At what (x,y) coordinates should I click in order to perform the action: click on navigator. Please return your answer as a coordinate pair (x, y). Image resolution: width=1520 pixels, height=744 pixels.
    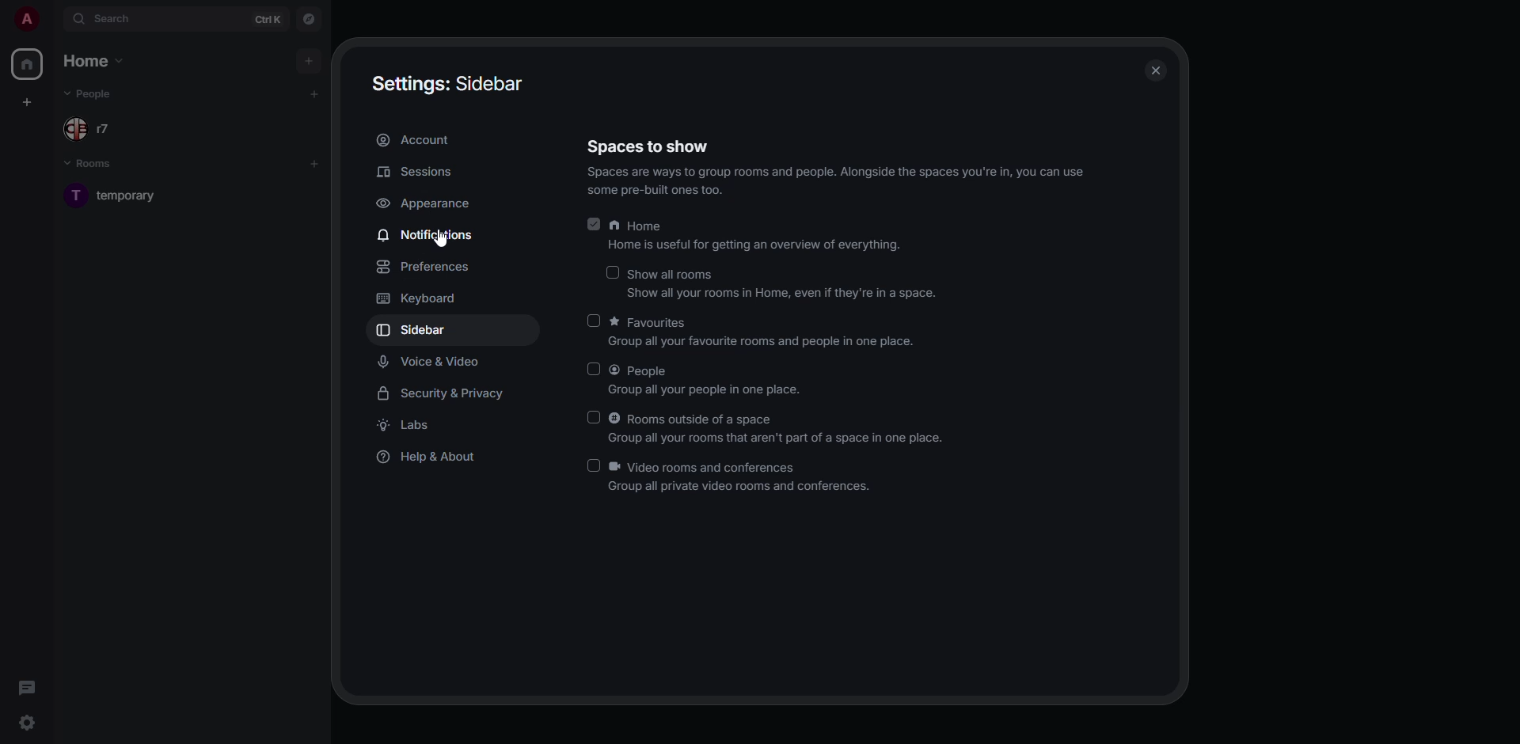
    Looking at the image, I should click on (309, 21).